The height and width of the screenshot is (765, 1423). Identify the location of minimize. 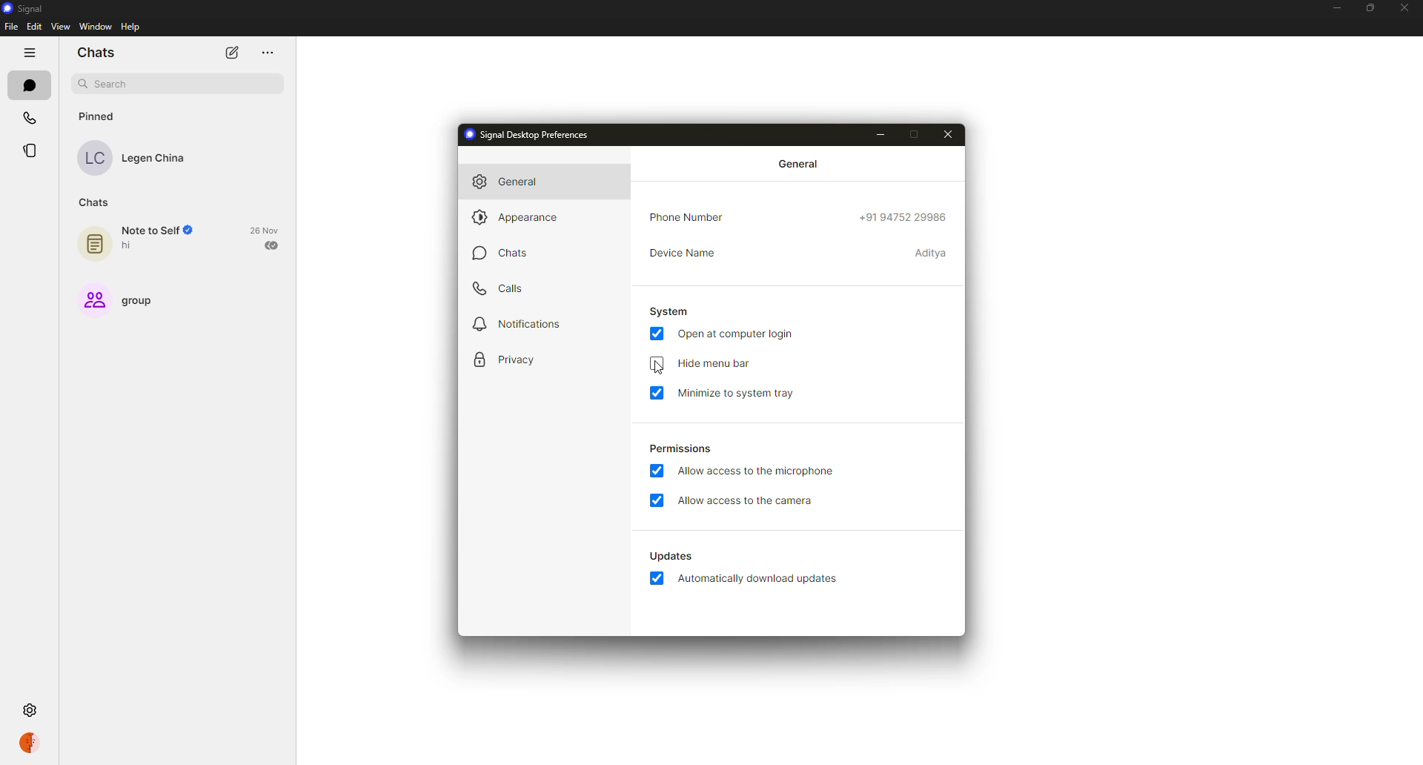
(880, 134).